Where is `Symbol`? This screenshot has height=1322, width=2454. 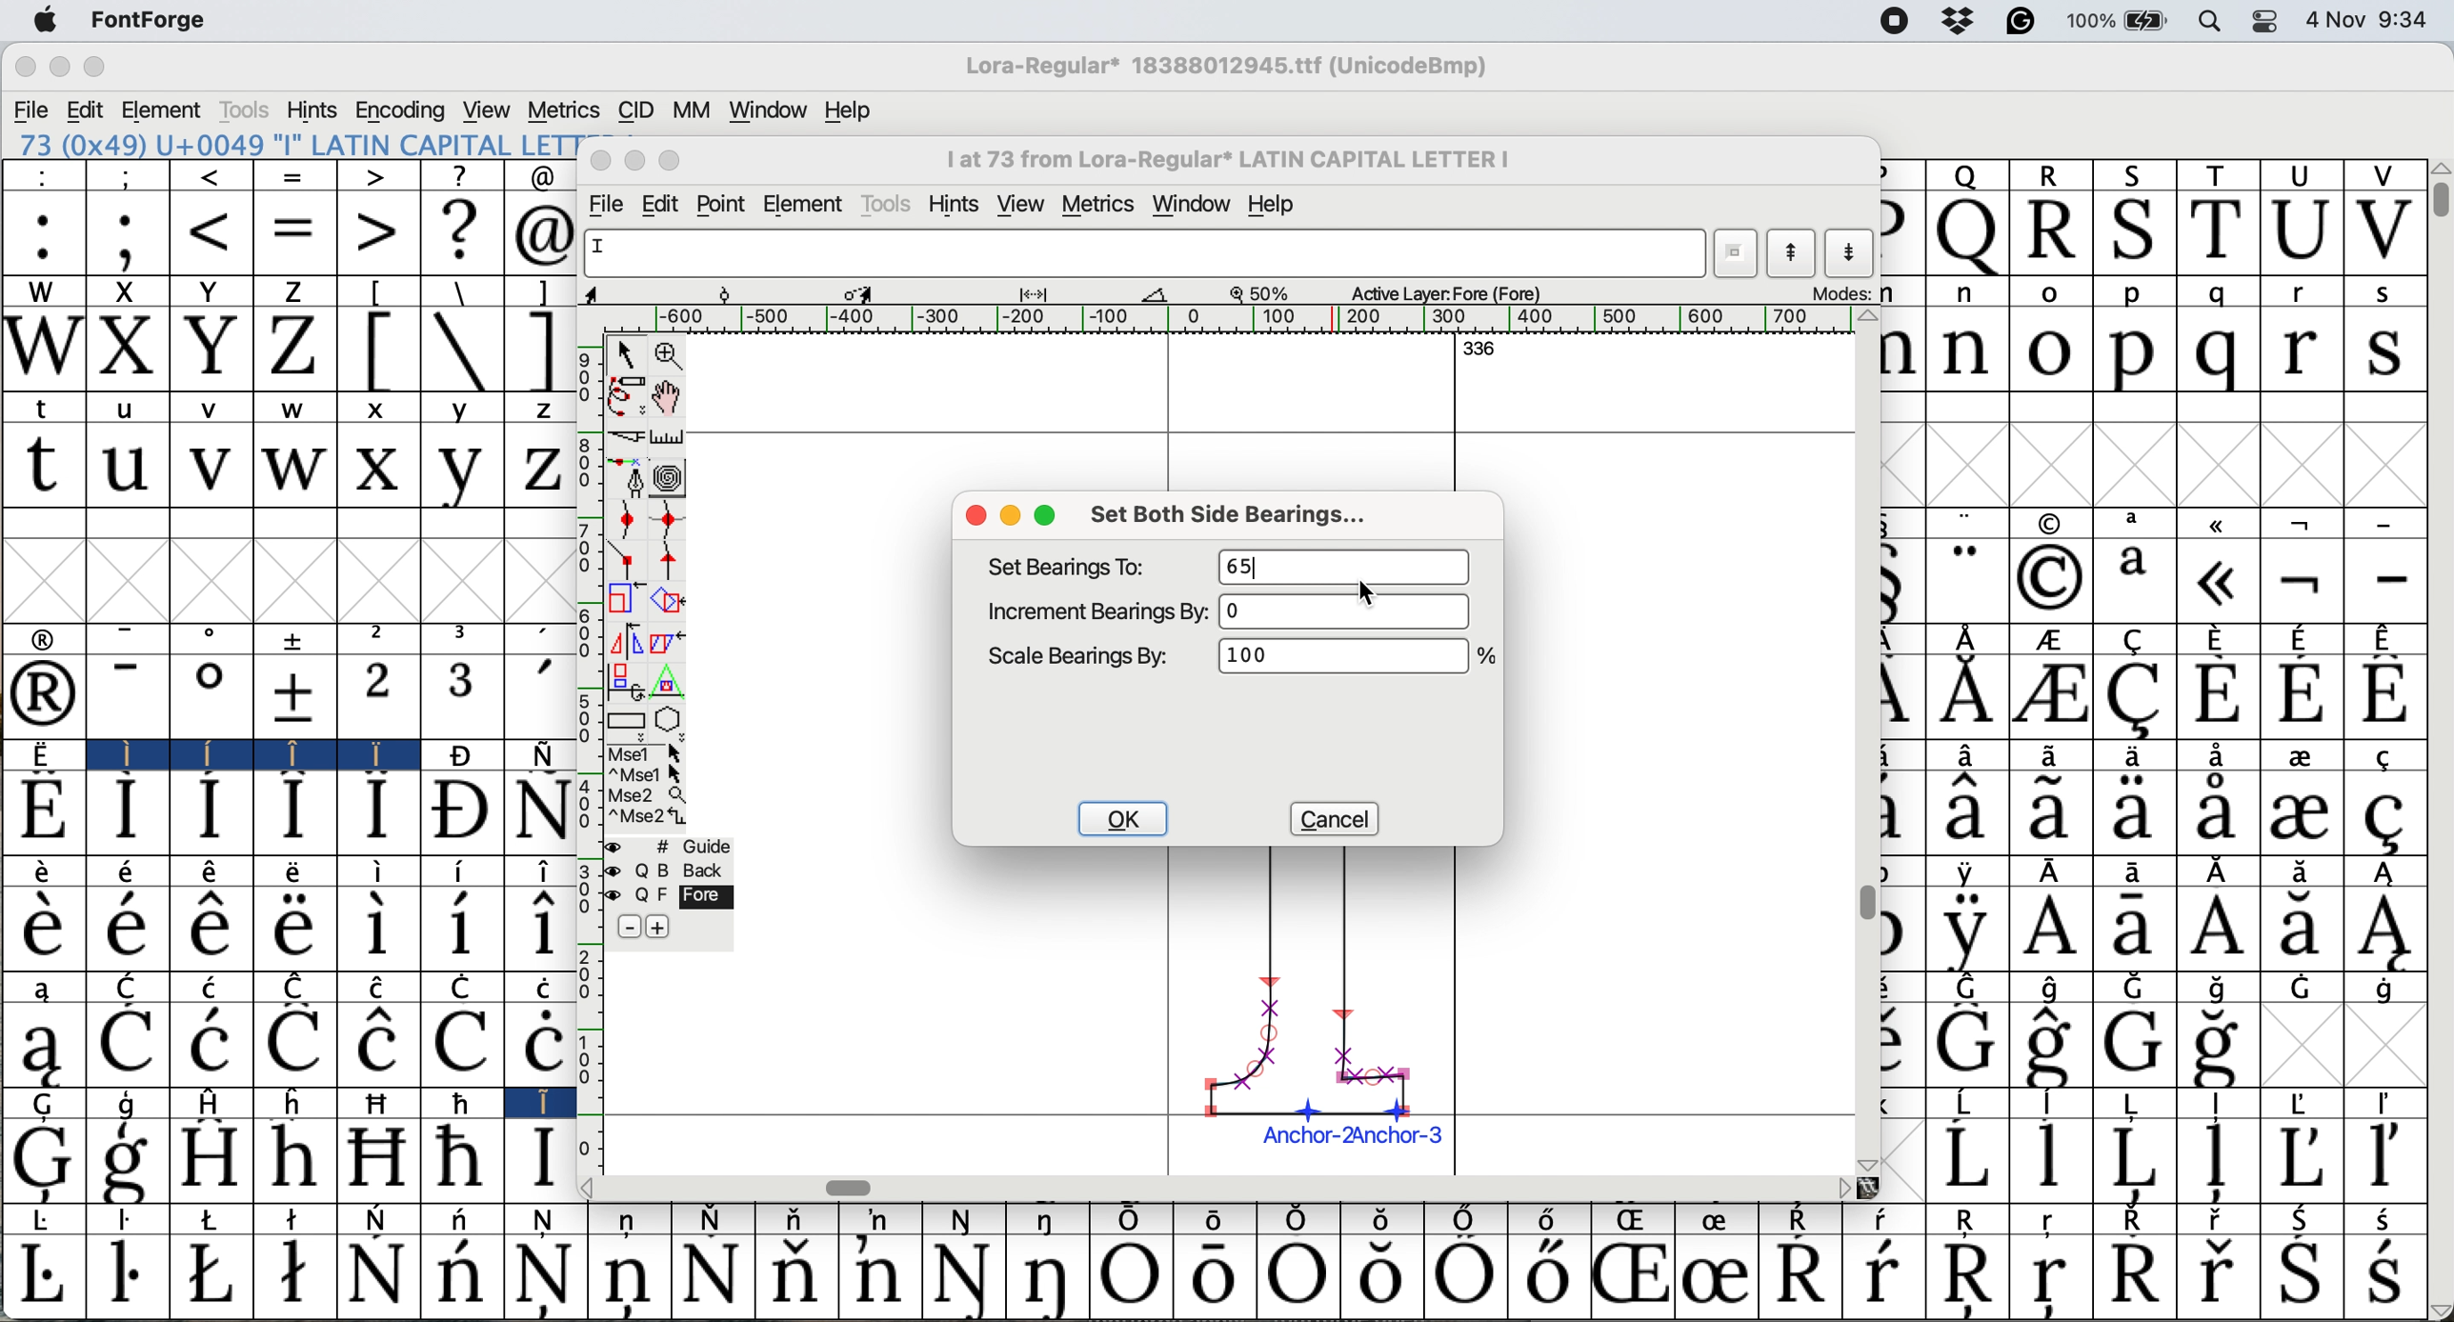 Symbol is located at coordinates (545, 1278).